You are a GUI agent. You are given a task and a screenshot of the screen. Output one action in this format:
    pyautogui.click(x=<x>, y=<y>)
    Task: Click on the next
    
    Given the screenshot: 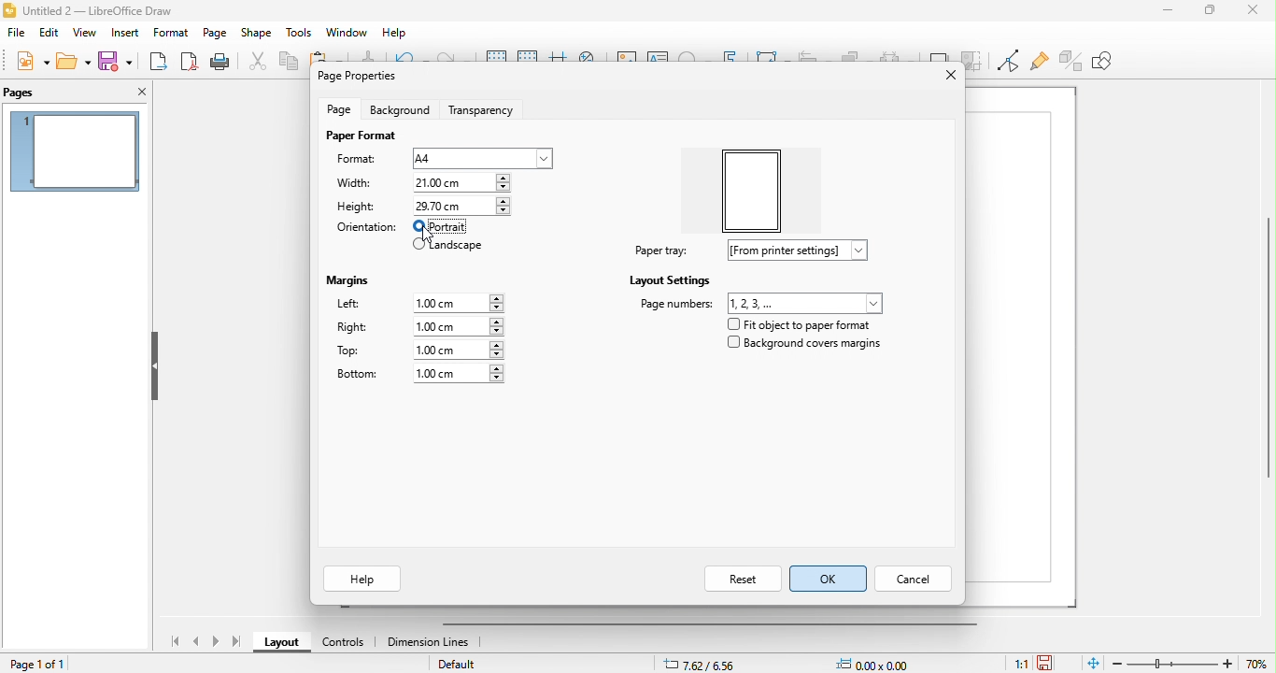 What is the action you would take?
    pyautogui.click(x=214, y=642)
    